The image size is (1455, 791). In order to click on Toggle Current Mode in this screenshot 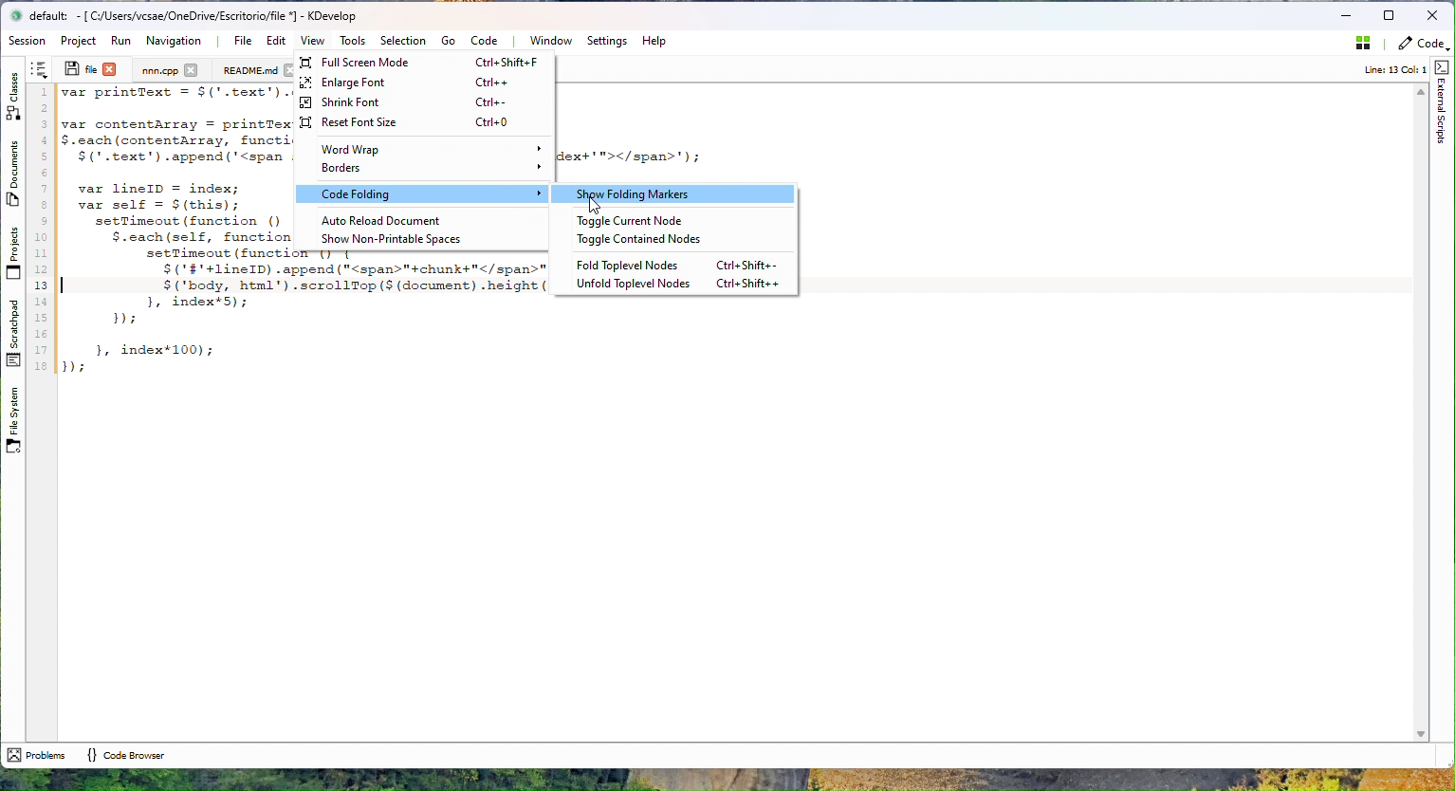, I will do `click(652, 221)`.